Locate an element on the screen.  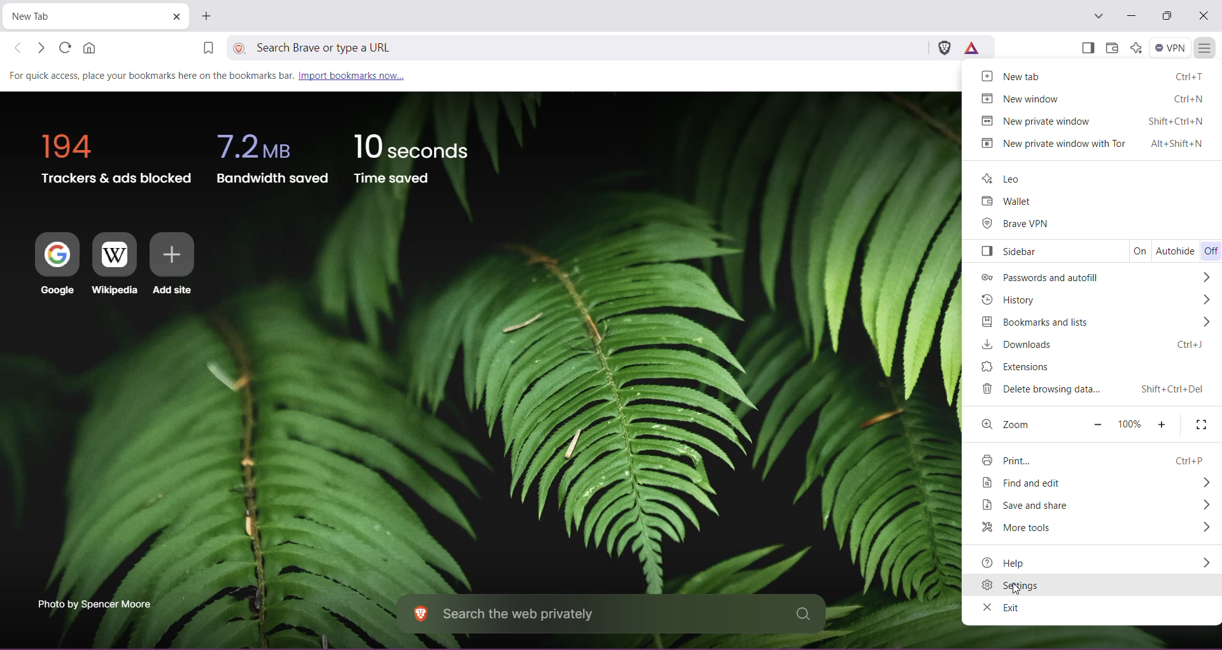
Import Bookmarks now is located at coordinates (213, 74).